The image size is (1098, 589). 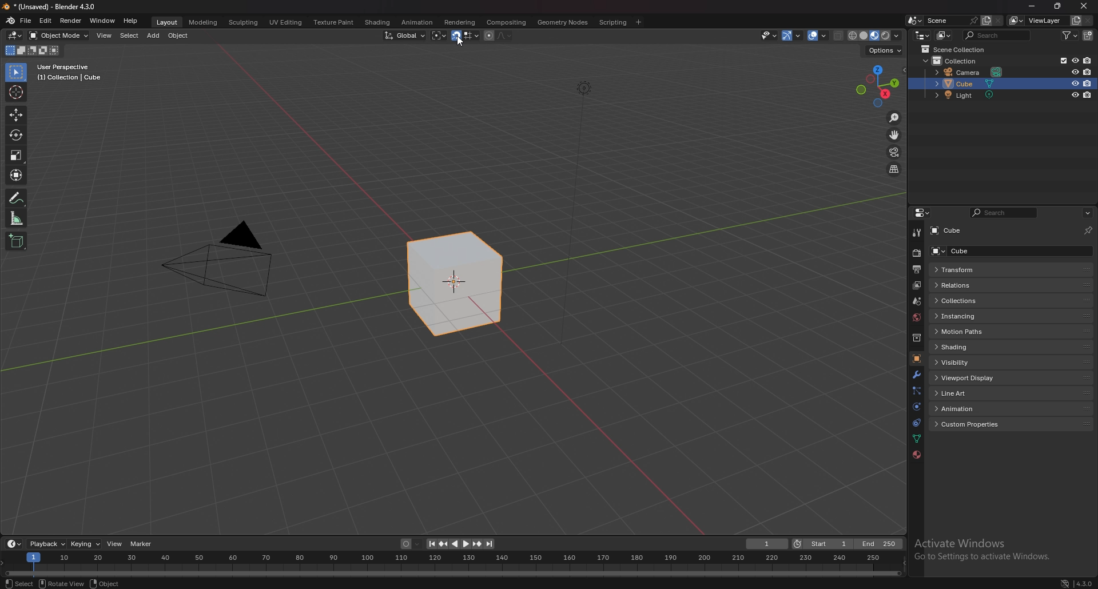 I want to click on keying, so click(x=85, y=544).